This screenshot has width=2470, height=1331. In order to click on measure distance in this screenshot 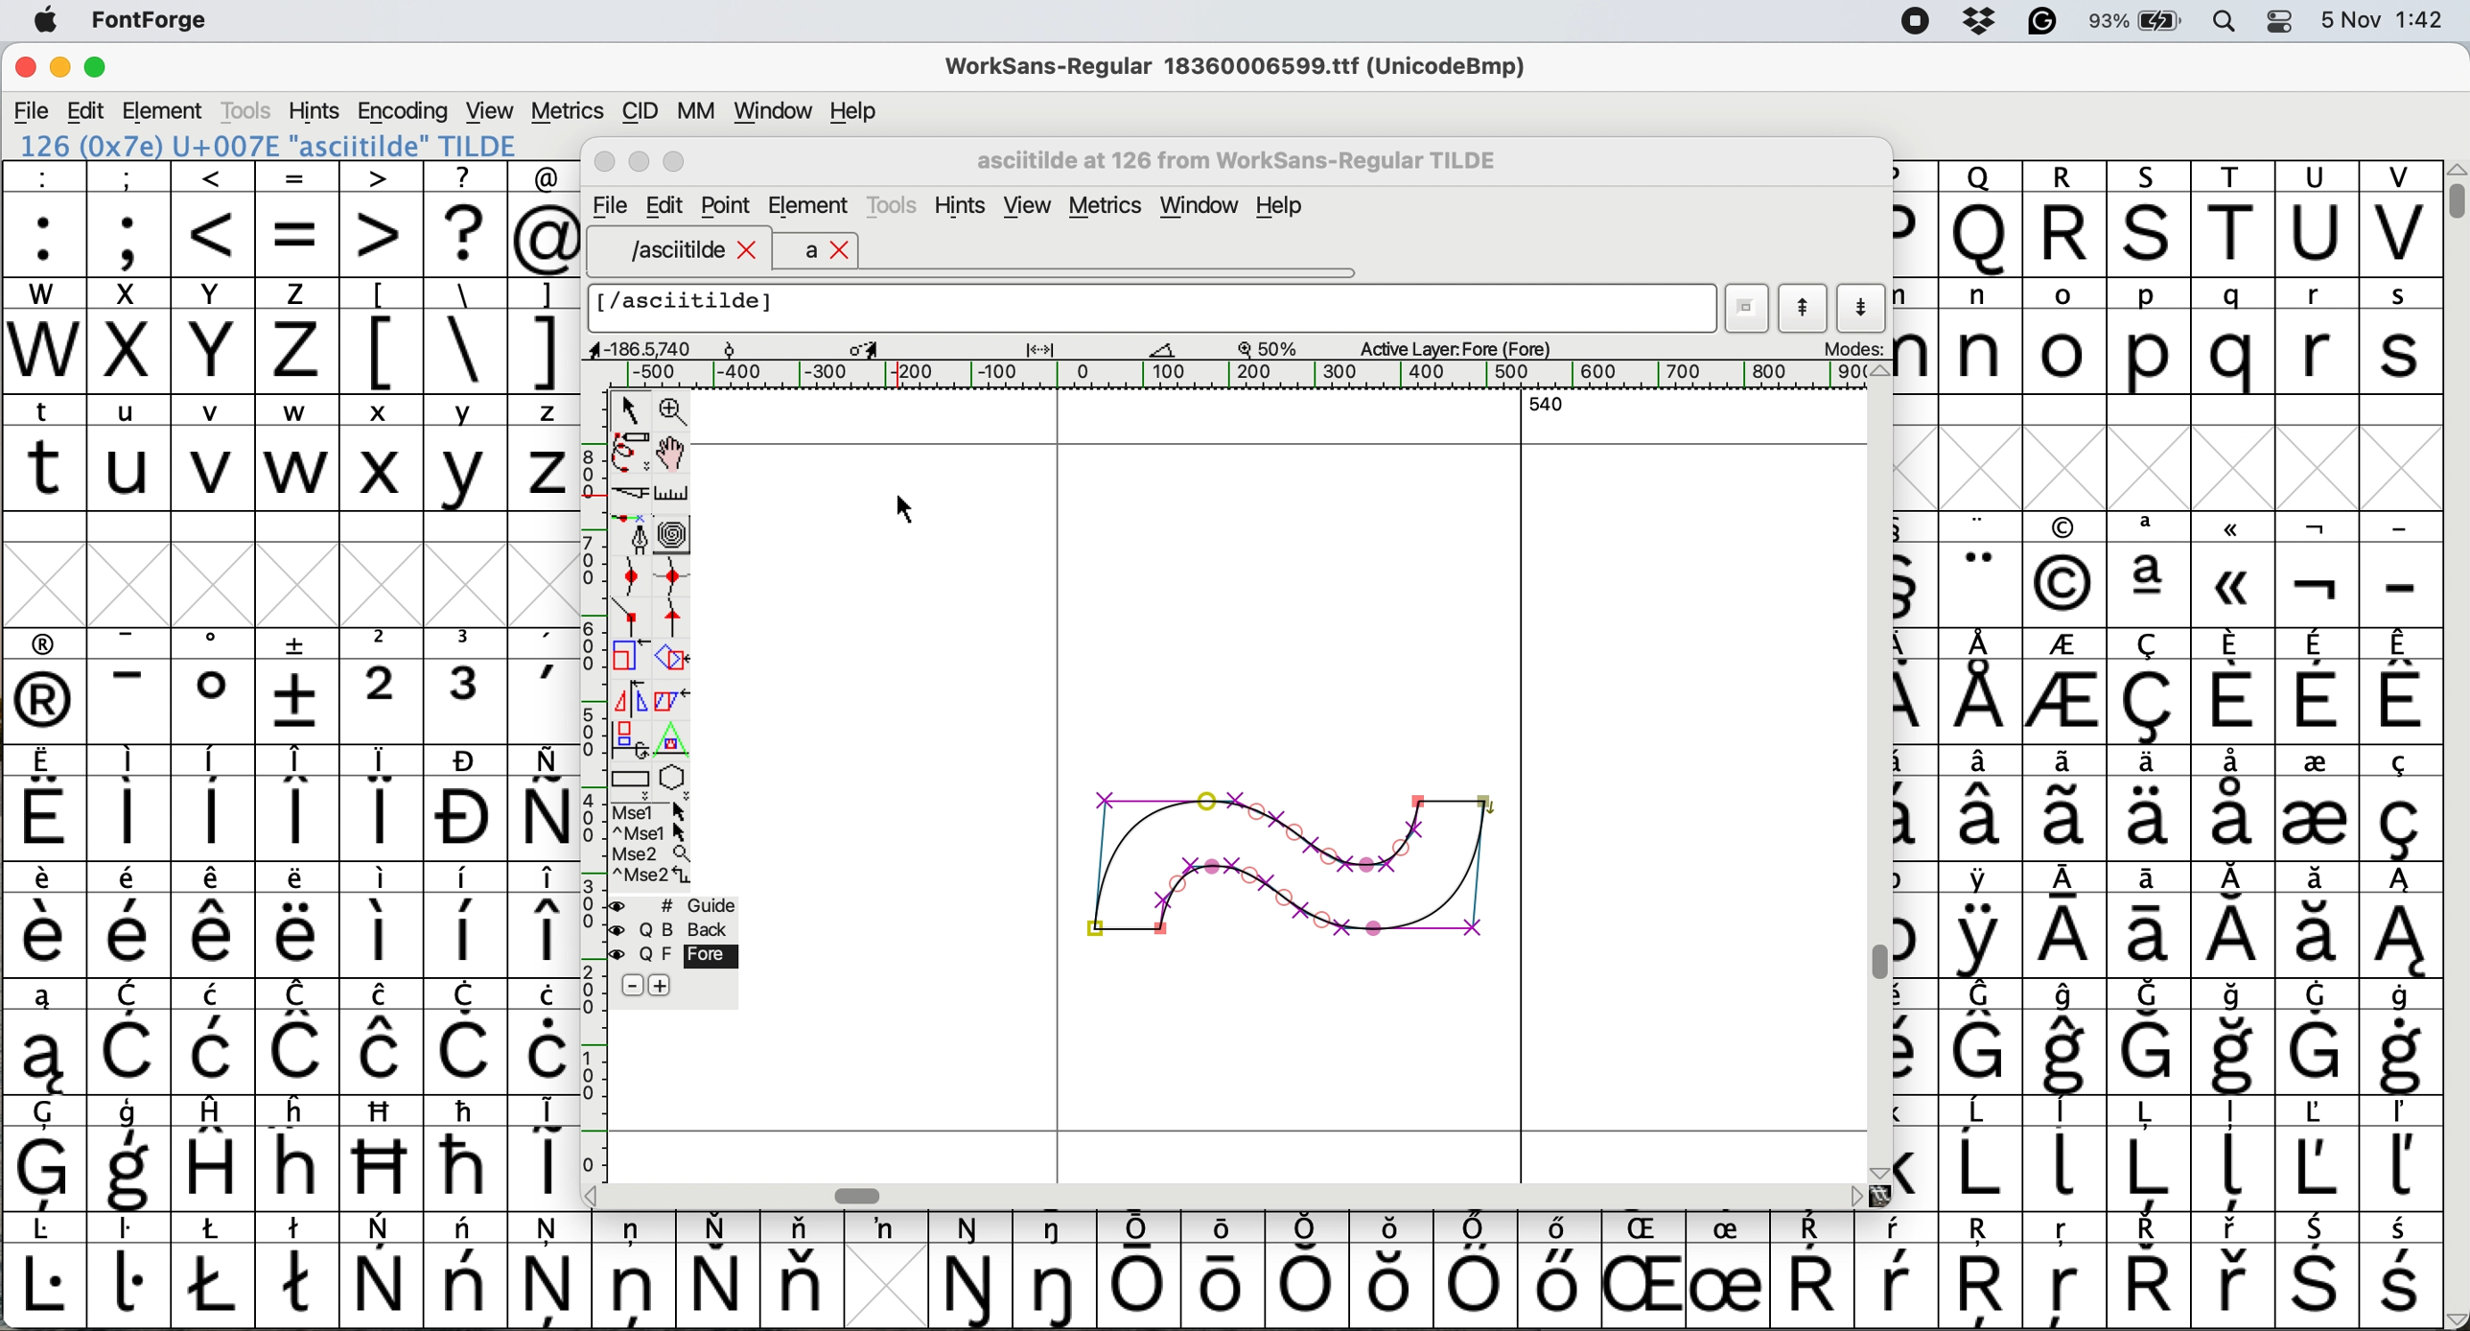, I will do `click(674, 494)`.